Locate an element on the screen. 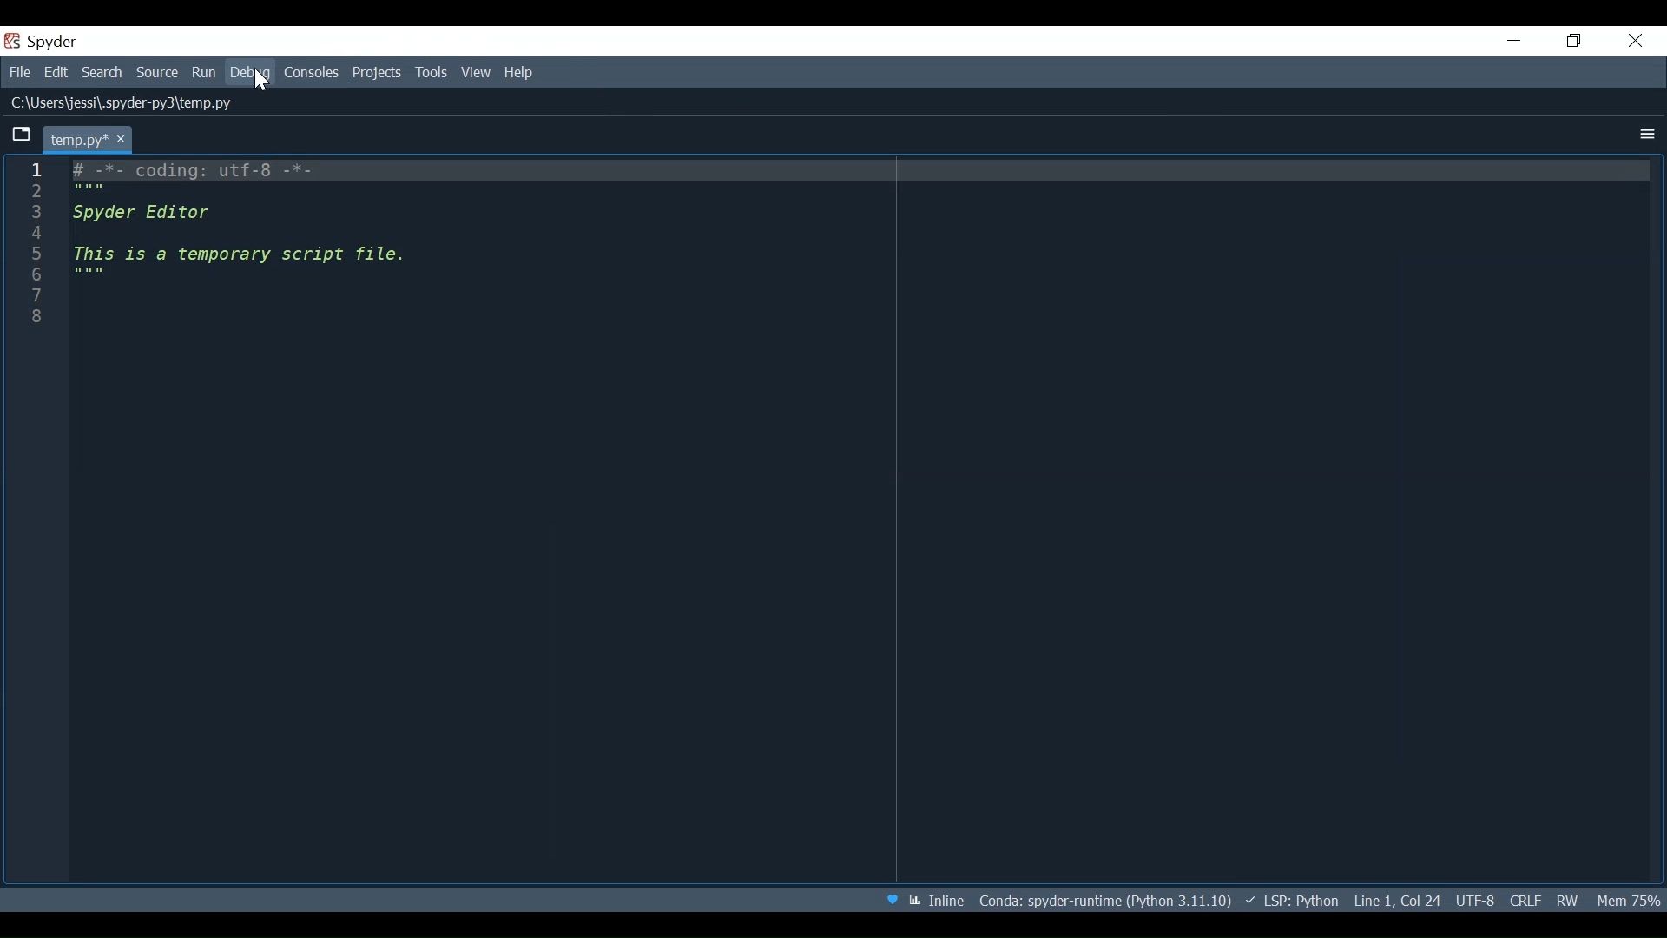 The height and width of the screenshot is (938, 1667). View is located at coordinates (476, 75).